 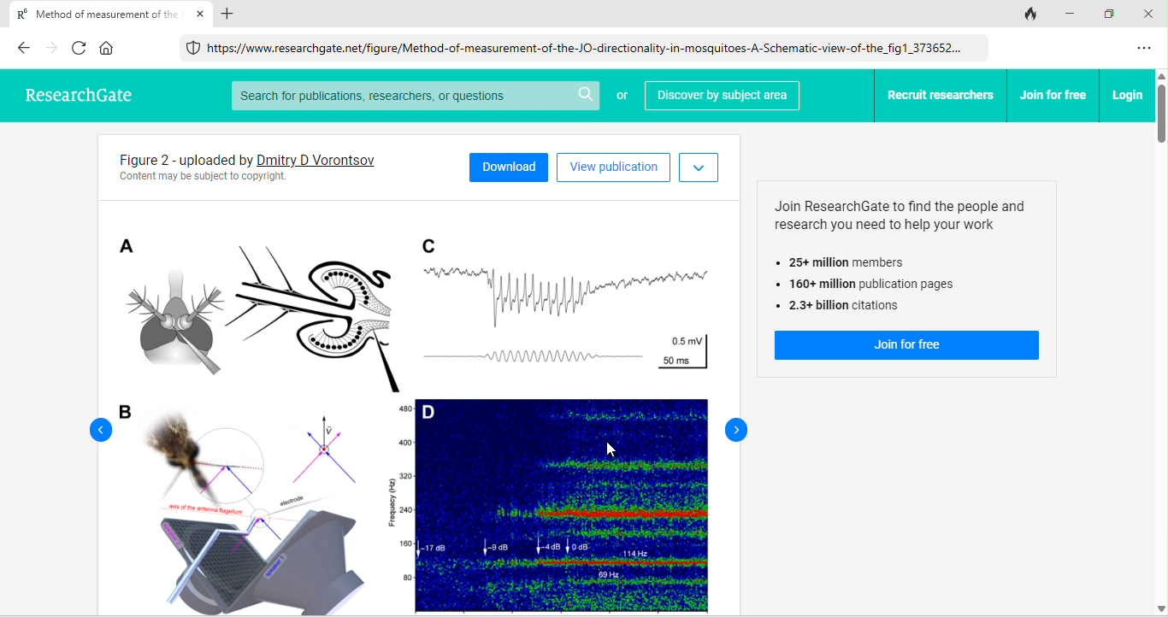 What do you see at coordinates (201, 14) in the screenshot?
I see `close` at bounding box center [201, 14].